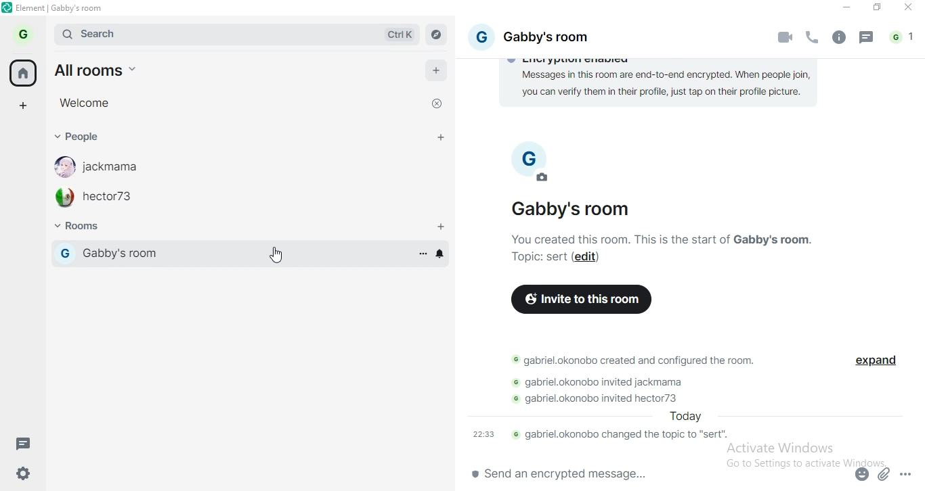 The image size is (925, 491). Describe the element at coordinates (544, 179) in the screenshot. I see `edit` at that location.